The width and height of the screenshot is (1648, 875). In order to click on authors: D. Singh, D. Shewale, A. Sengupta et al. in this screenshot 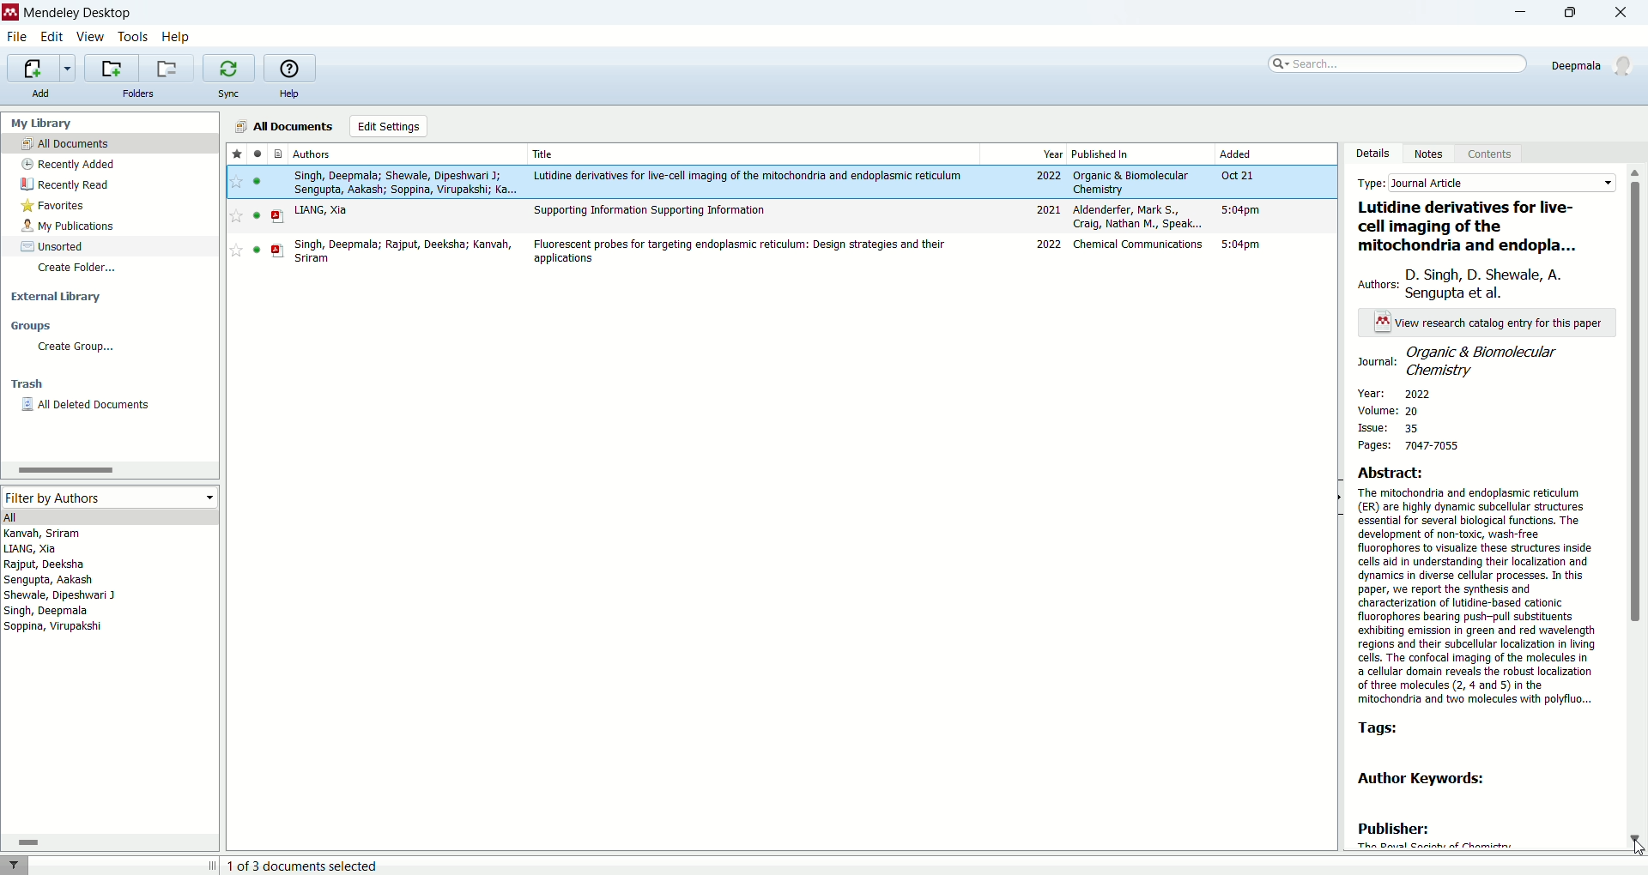, I will do `click(1482, 279)`.